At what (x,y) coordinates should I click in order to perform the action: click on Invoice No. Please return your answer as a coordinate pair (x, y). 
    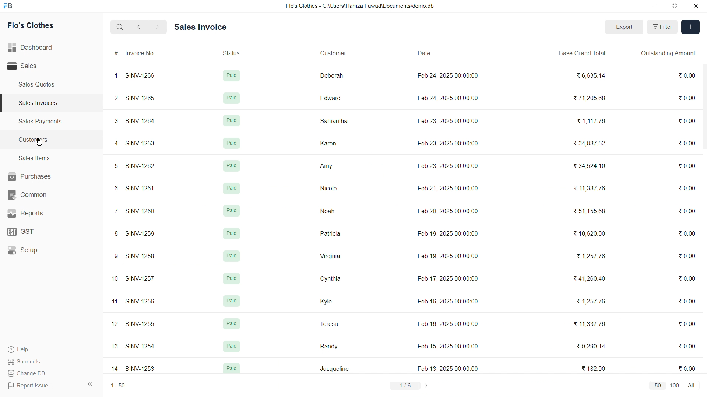
    Looking at the image, I should click on (140, 54).